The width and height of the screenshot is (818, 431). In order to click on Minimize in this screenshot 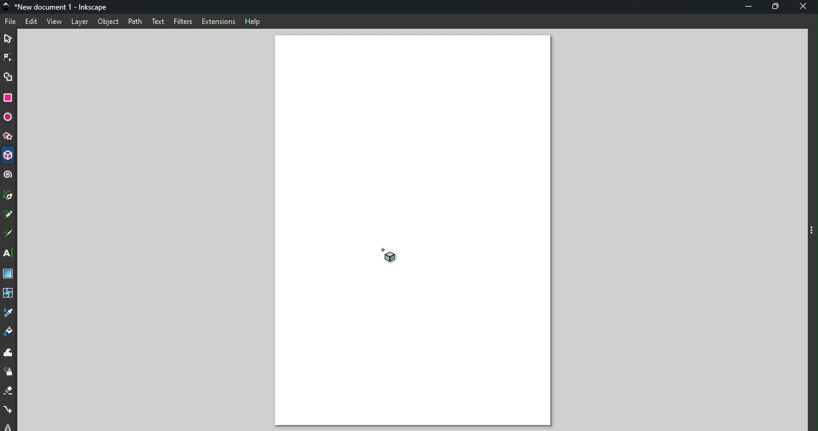, I will do `click(749, 7)`.